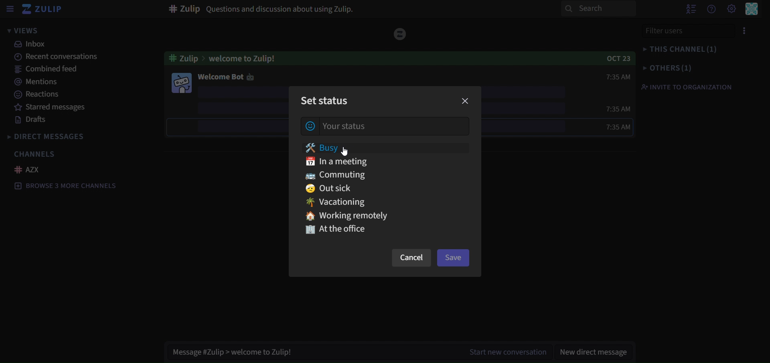 This screenshot has height=363, width=770. Describe the element at coordinates (338, 175) in the screenshot. I see `commuting` at that location.